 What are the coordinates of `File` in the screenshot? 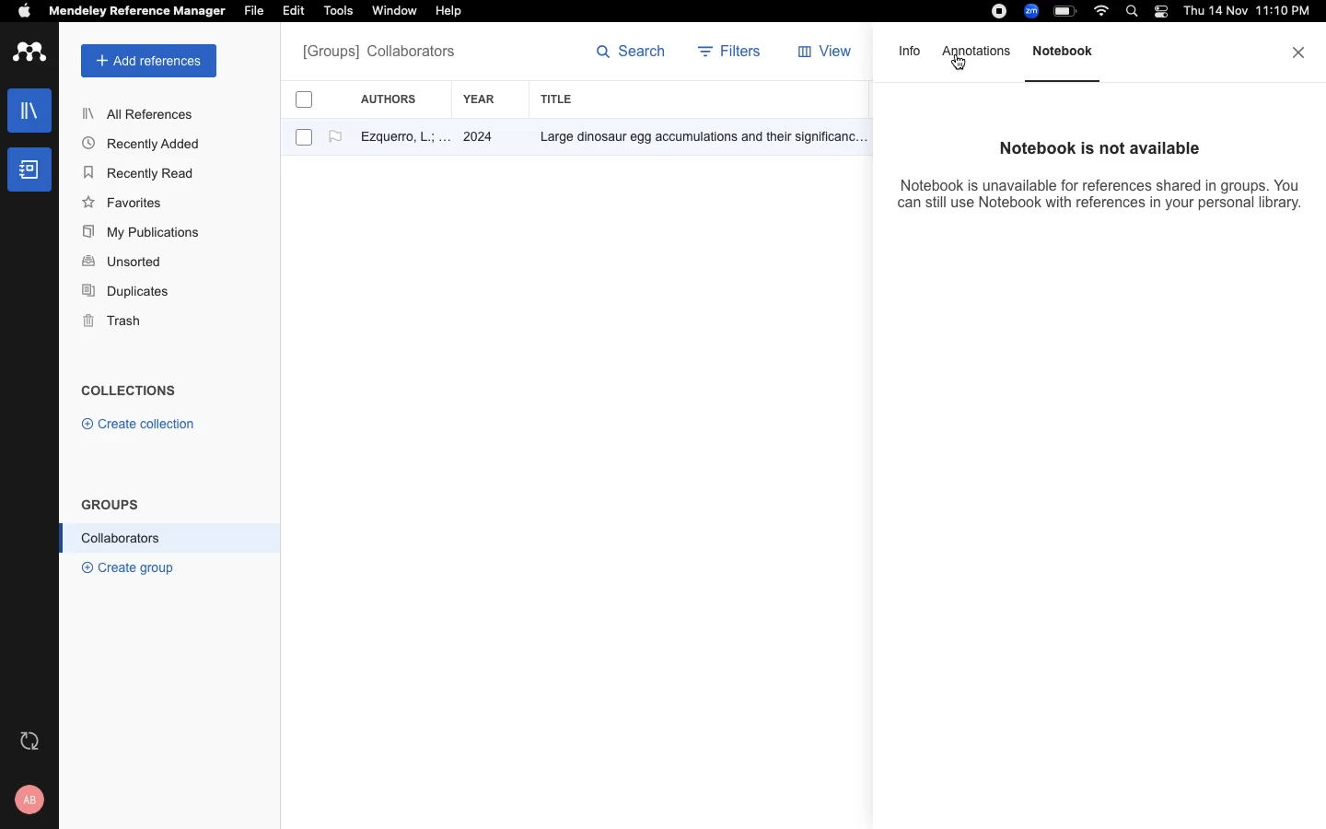 It's located at (253, 9).